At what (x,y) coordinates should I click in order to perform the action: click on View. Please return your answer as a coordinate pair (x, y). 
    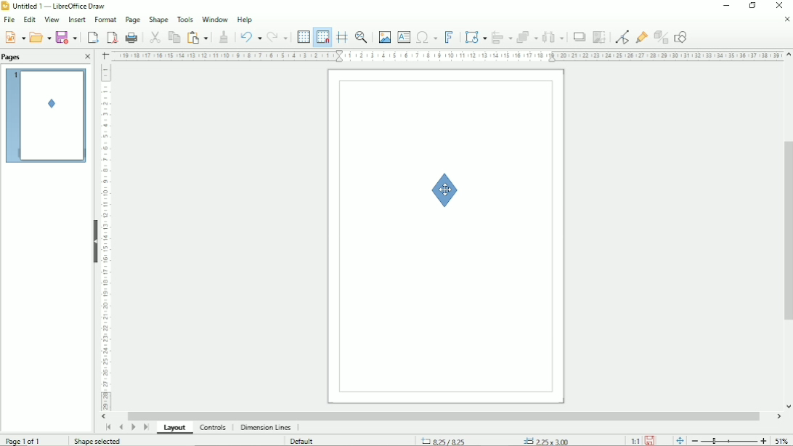
    Looking at the image, I should click on (52, 20).